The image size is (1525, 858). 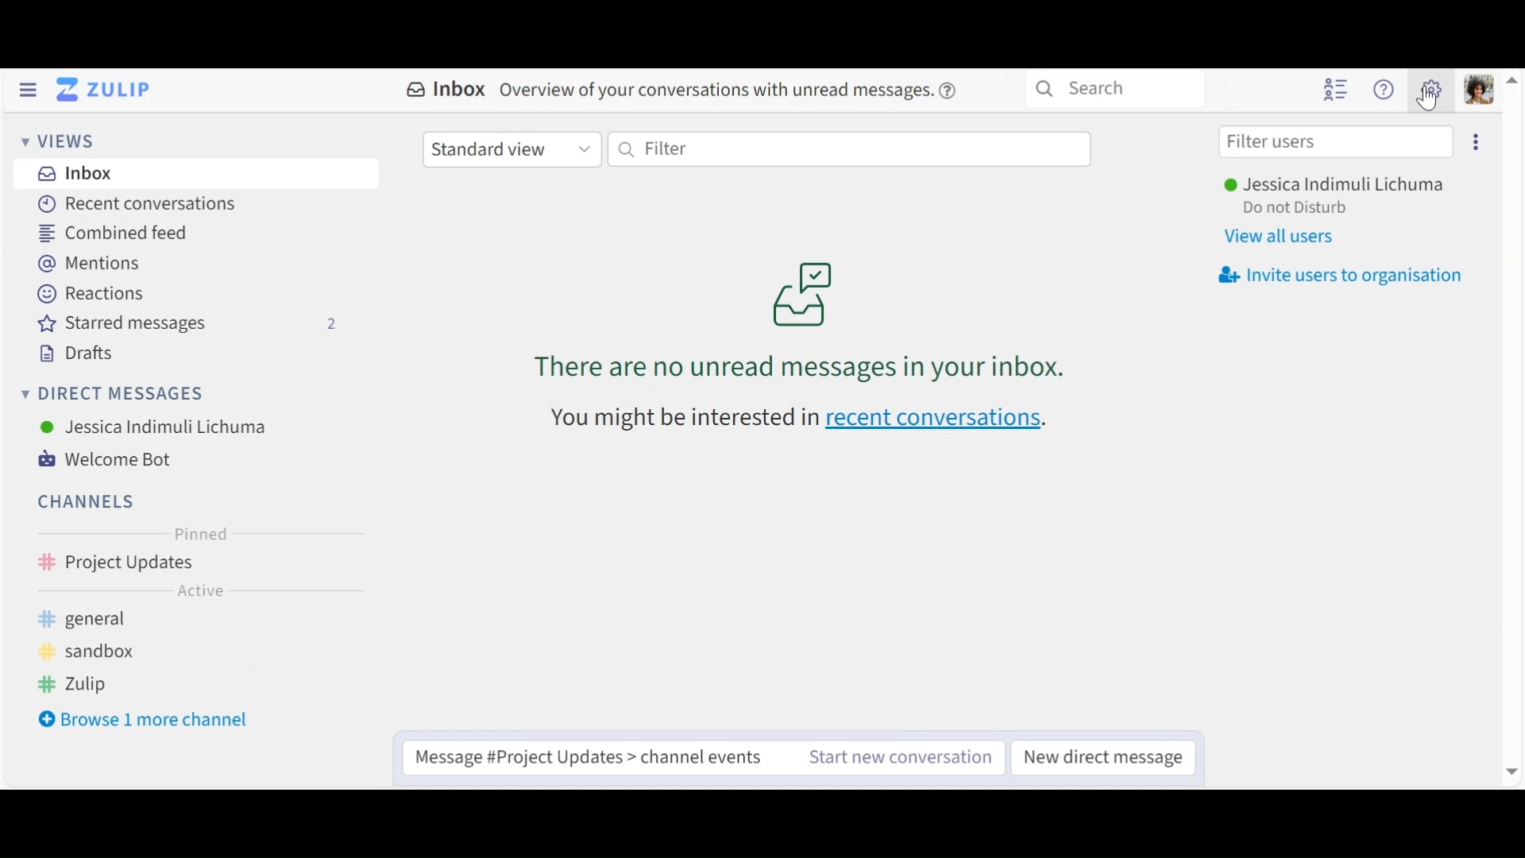 I want to click on Help menu, so click(x=1384, y=88).